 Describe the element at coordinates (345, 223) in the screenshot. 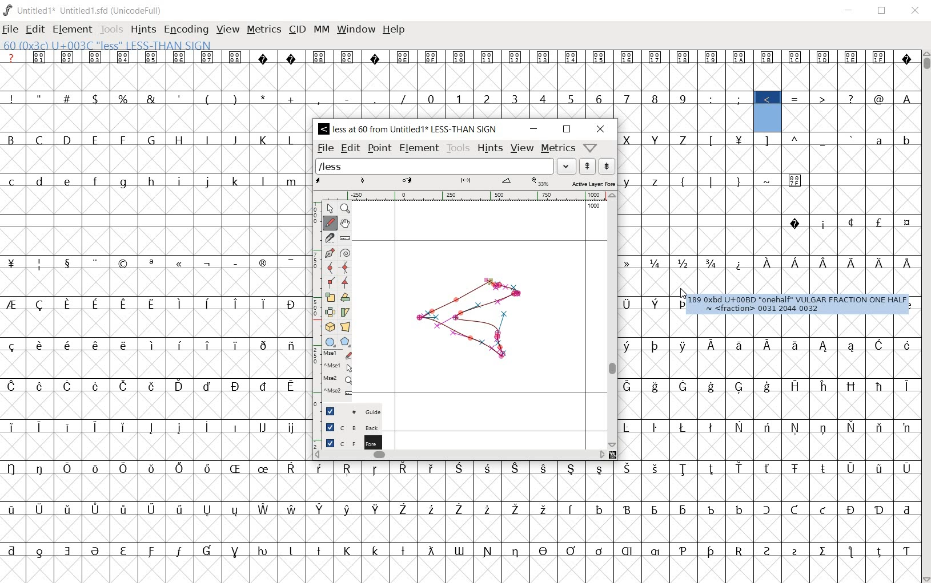

I see `scroll by hand` at that location.